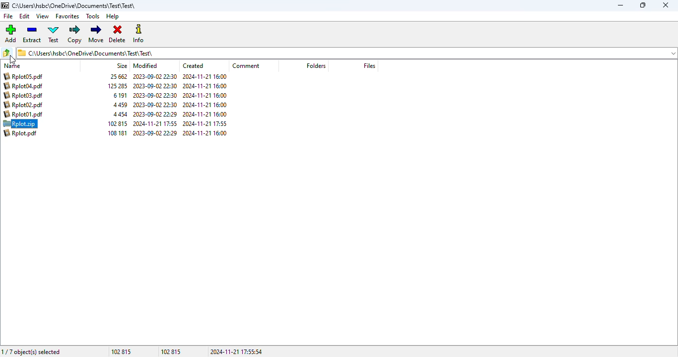 The width and height of the screenshot is (678, 357). I want to click on extract, so click(32, 34).